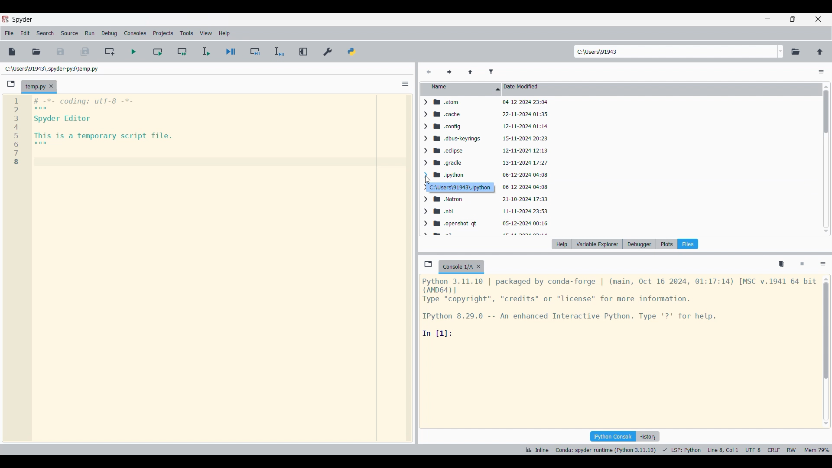 Image resolution: width=832 pixels, height=468 pixels. I want to click on Options, so click(406, 84).